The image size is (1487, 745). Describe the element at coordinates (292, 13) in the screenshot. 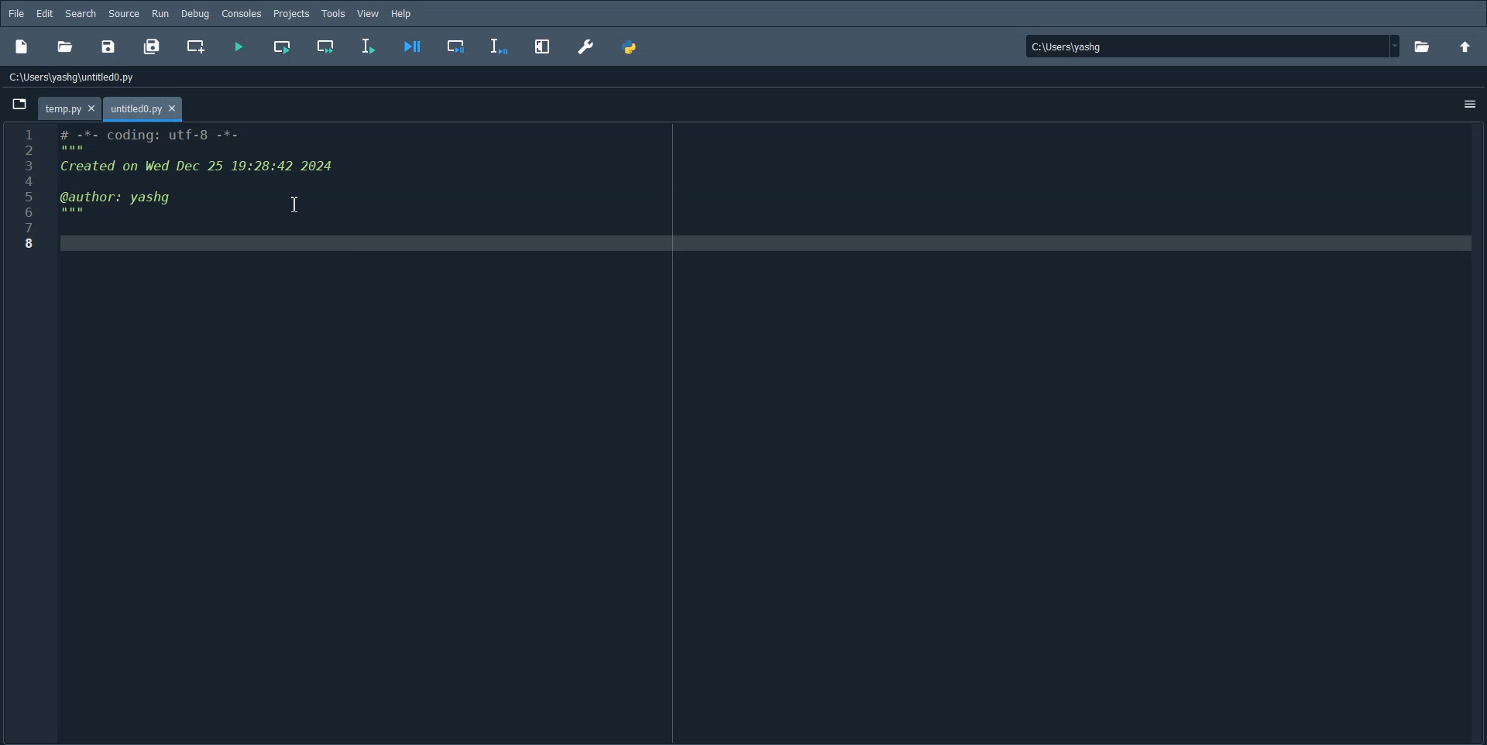

I see `Projects` at that location.